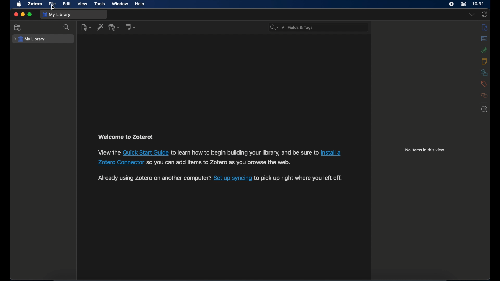 This screenshot has height=281, width=500. What do you see at coordinates (109, 152) in the screenshot?
I see `text` at bounding box center [109, 152].